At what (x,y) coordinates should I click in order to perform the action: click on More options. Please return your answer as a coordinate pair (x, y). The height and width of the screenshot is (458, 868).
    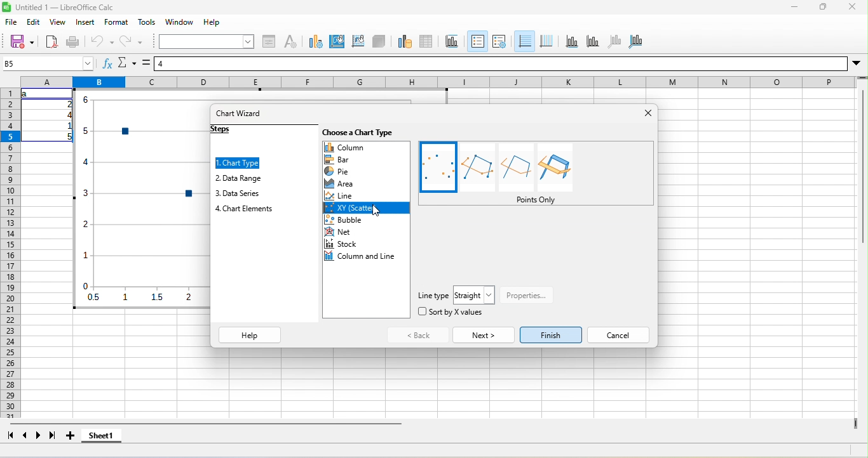
    Looking at the image, I should click on (857, 64).